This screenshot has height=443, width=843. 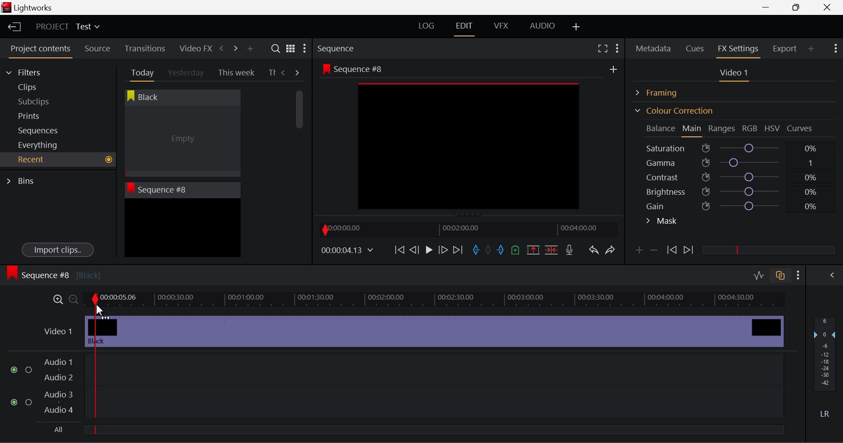 What do you see at coordinates (145, 48) in the screenshot?
I see `Transitions` at bounding box center [145, 48].